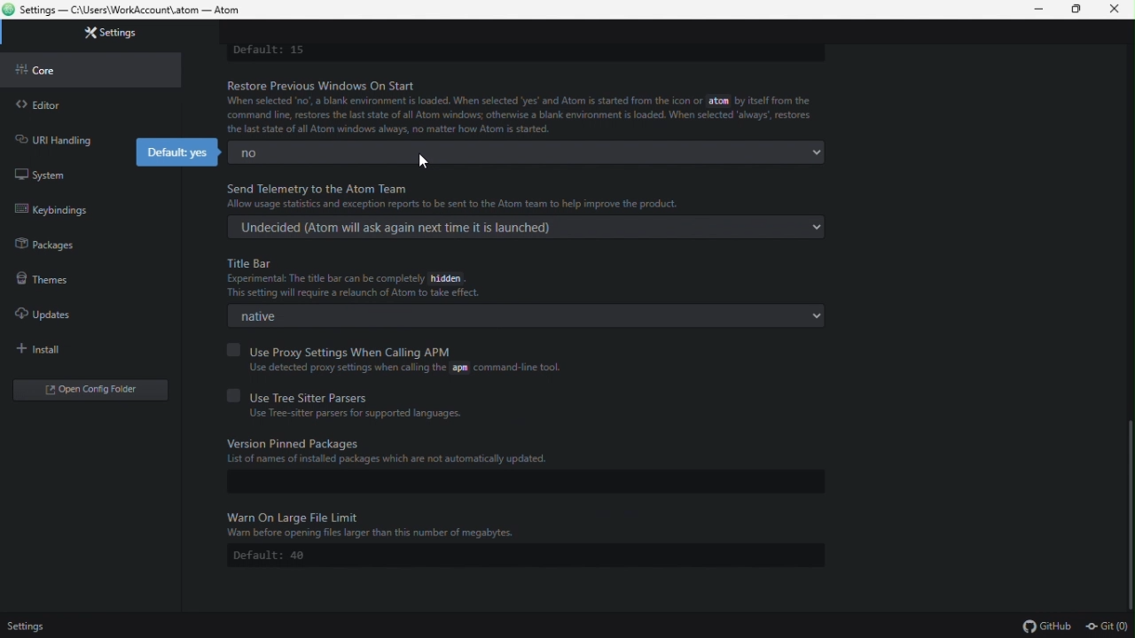  I want to click on cursor, so click(419, 161).